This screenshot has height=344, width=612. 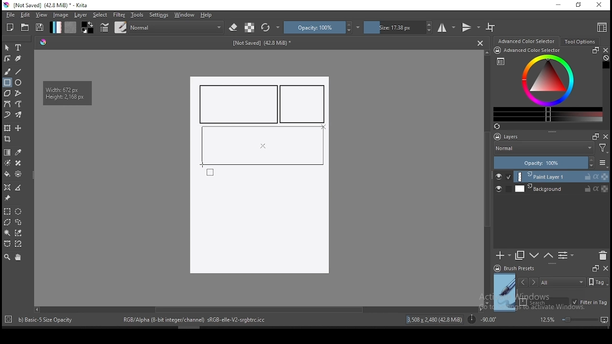 What do you see at coordinates (177, 27) in the screenshot?
I see `blending mode` at bounding box center [177, 27].